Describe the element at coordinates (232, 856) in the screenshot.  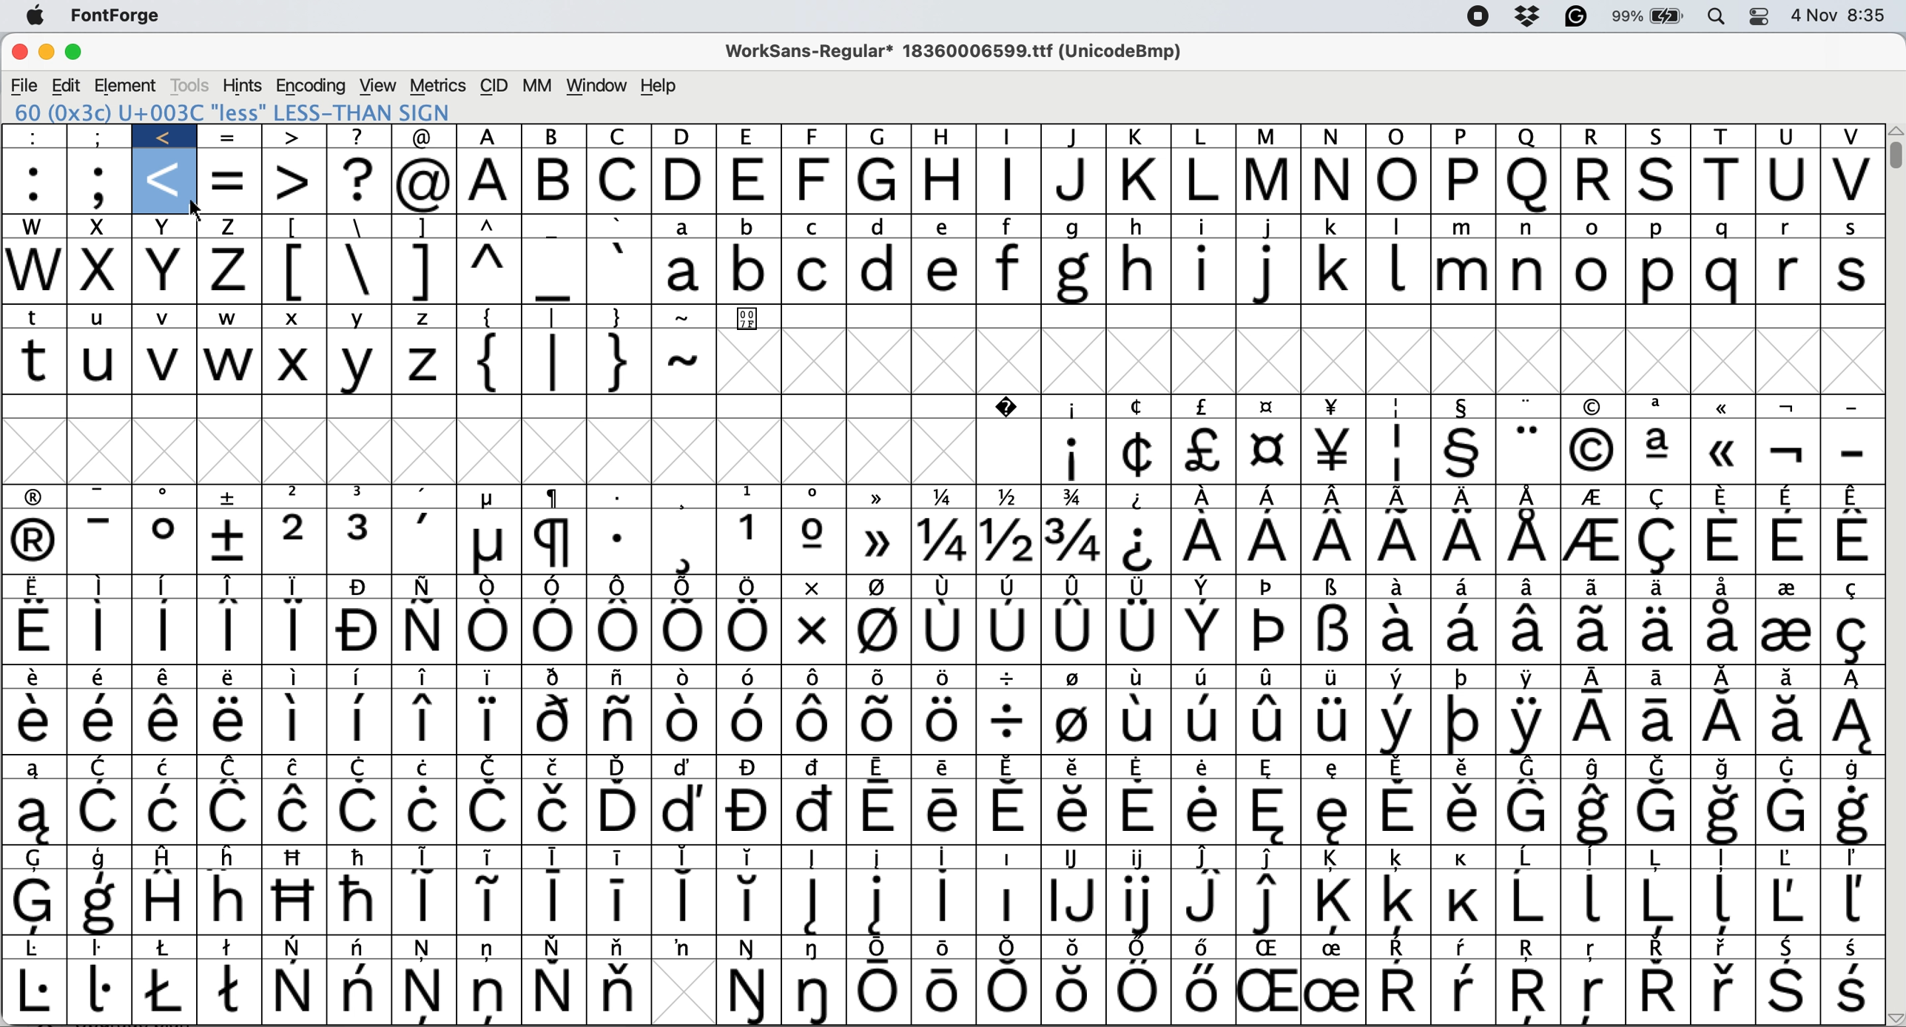
I see `Symbol` at that location.